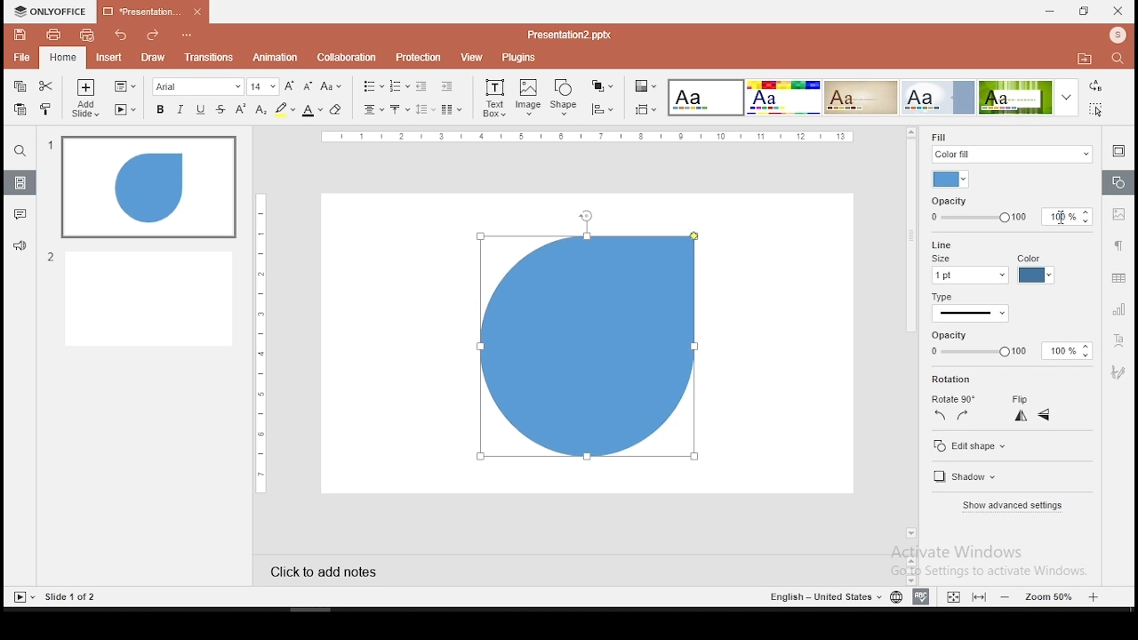  I want to click on rotate 90, so click(952, 399).